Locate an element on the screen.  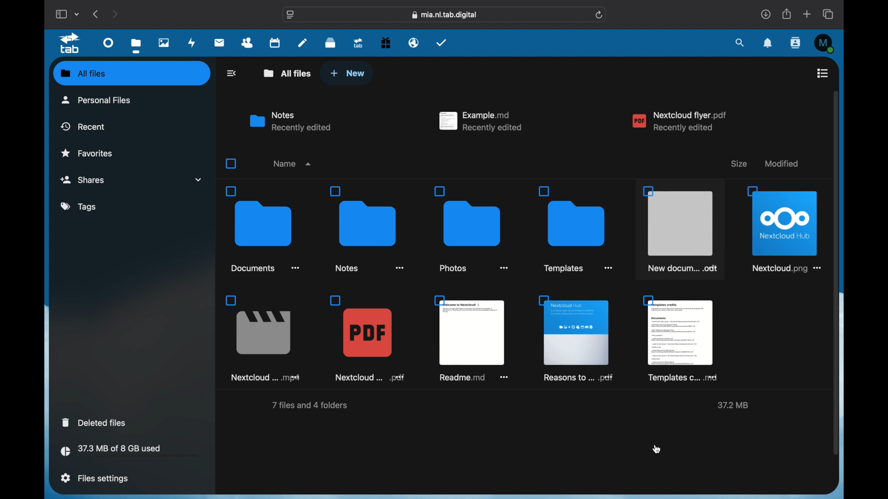
shares is located at coordinates (131, 180).